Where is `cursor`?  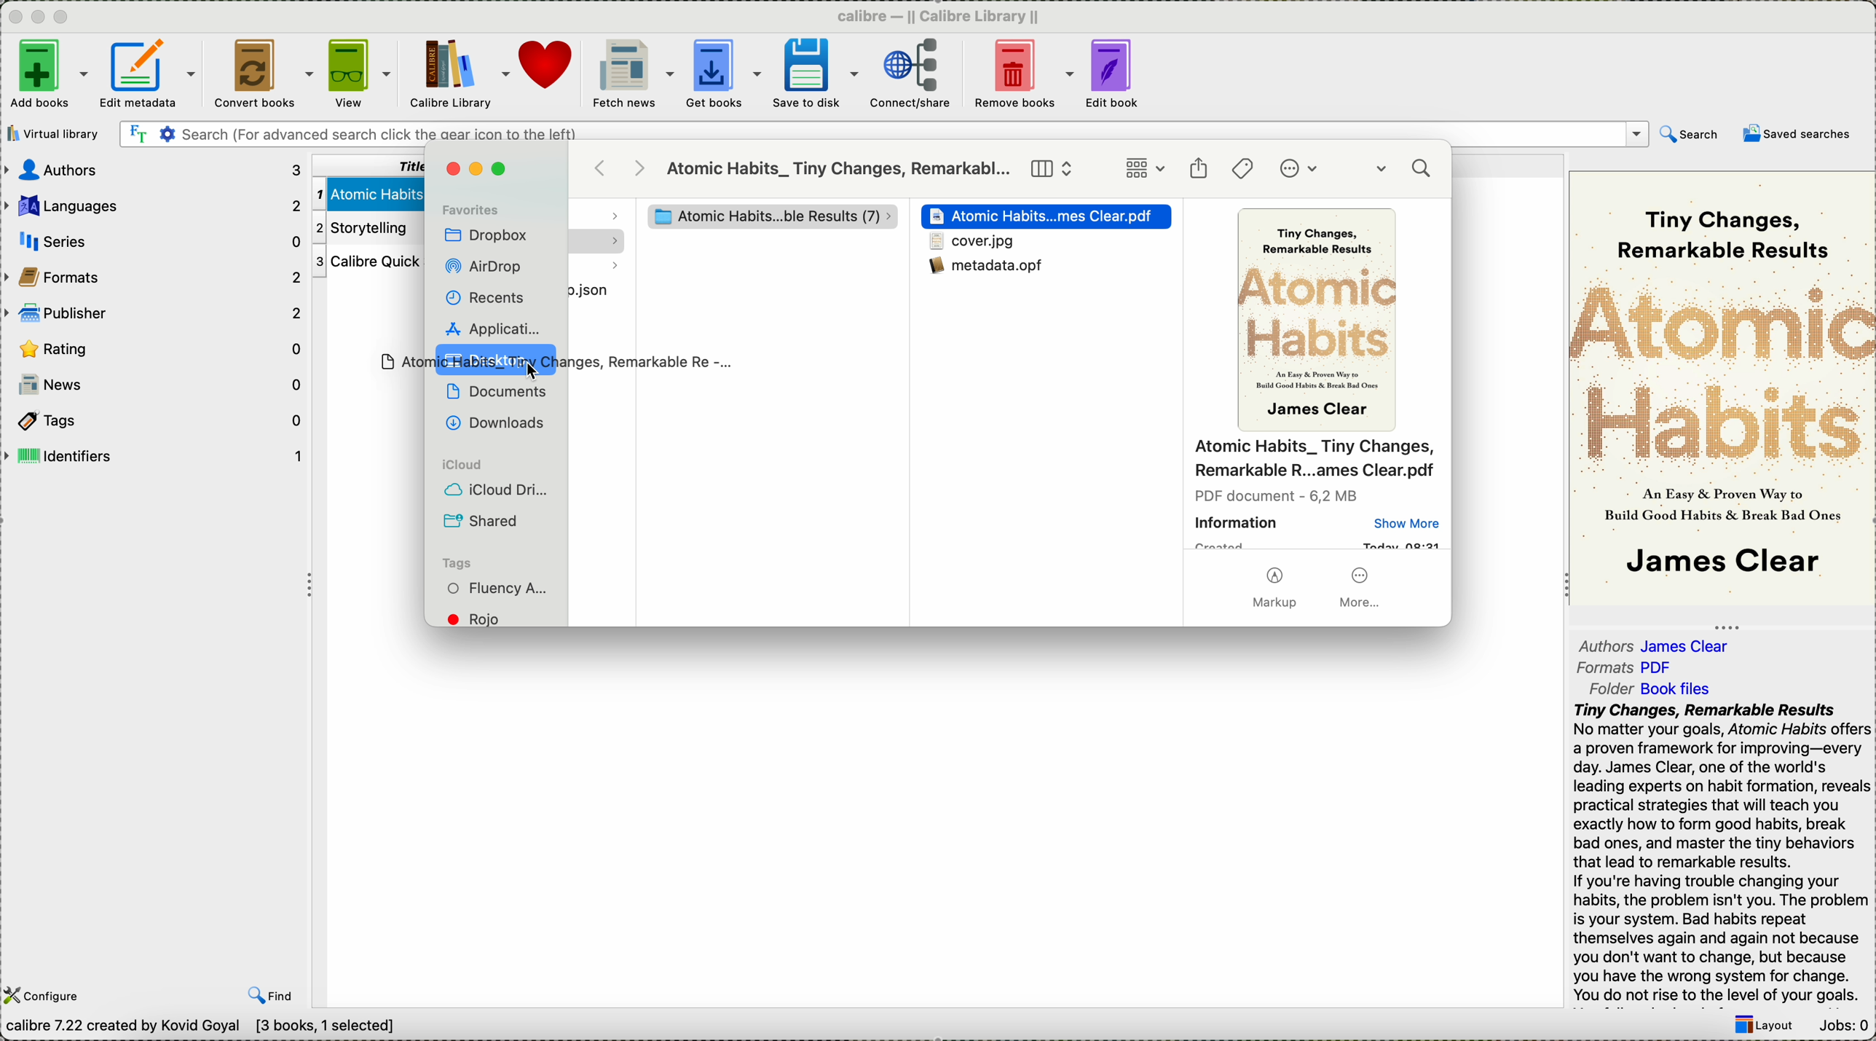
cursor is located at coordinates (538, 372).